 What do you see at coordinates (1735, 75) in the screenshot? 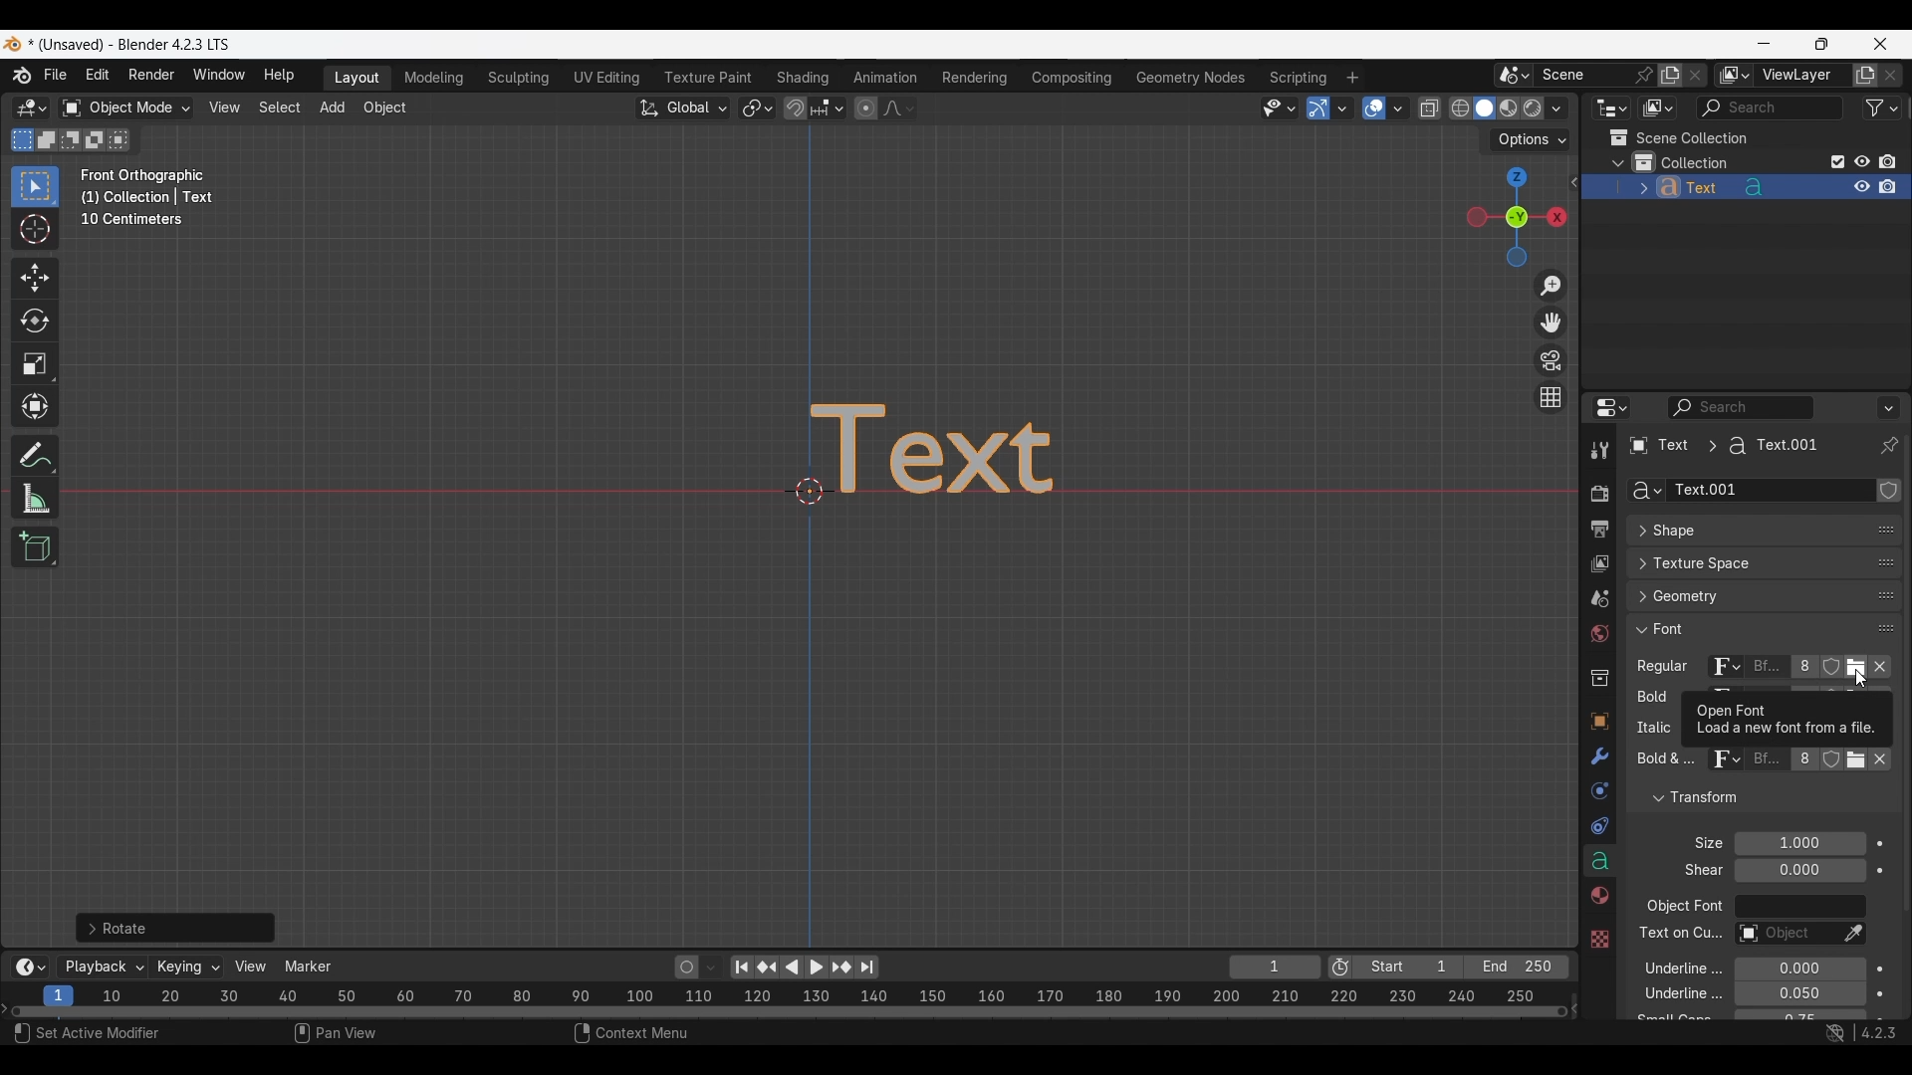
I see `The active workspace view layer showing in the window` at bounding box center [1735, 75].